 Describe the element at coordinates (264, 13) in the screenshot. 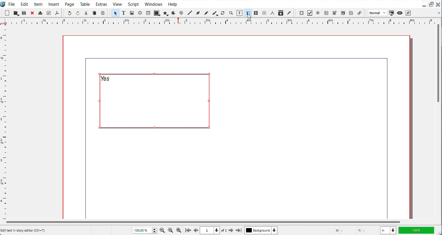

I see `Unlink text frame` at that location.